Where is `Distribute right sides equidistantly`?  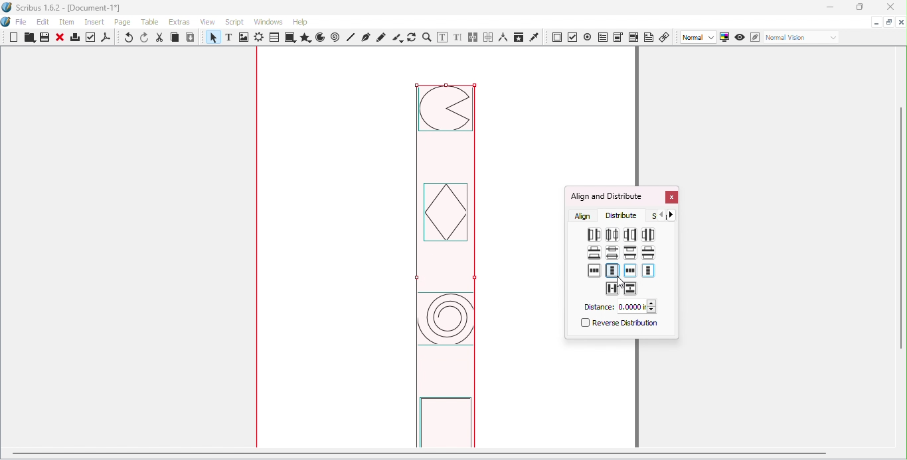
Distribute right sides equidistantly is located at coordinates (629, 234).